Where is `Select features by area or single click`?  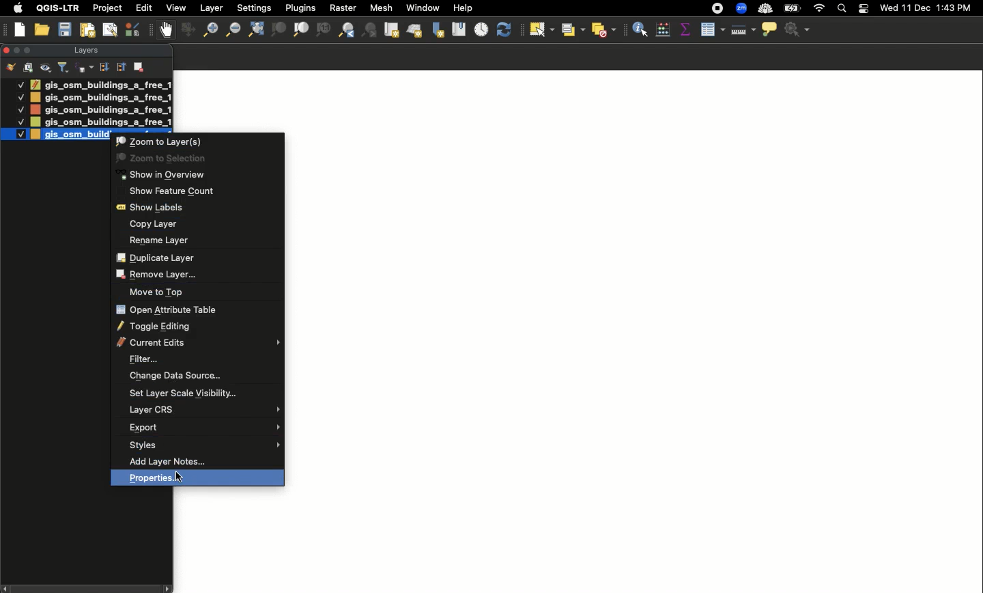
Select features by area or single click is located at coordinates (542, 30).